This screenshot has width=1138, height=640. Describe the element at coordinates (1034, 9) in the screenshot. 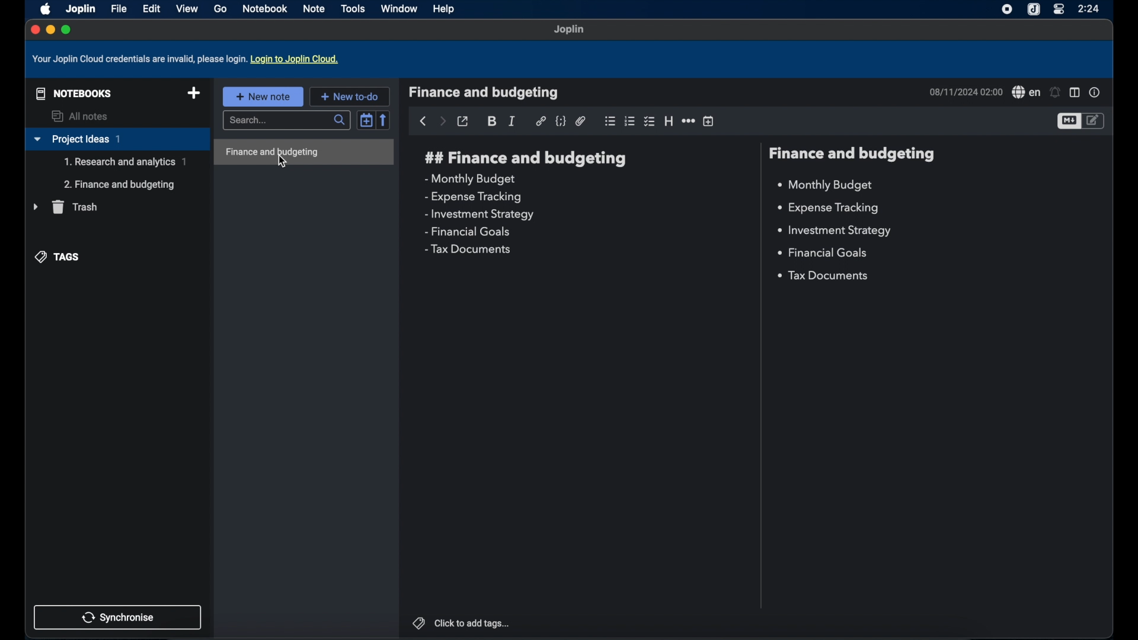

I see `joplin icon` at that location.